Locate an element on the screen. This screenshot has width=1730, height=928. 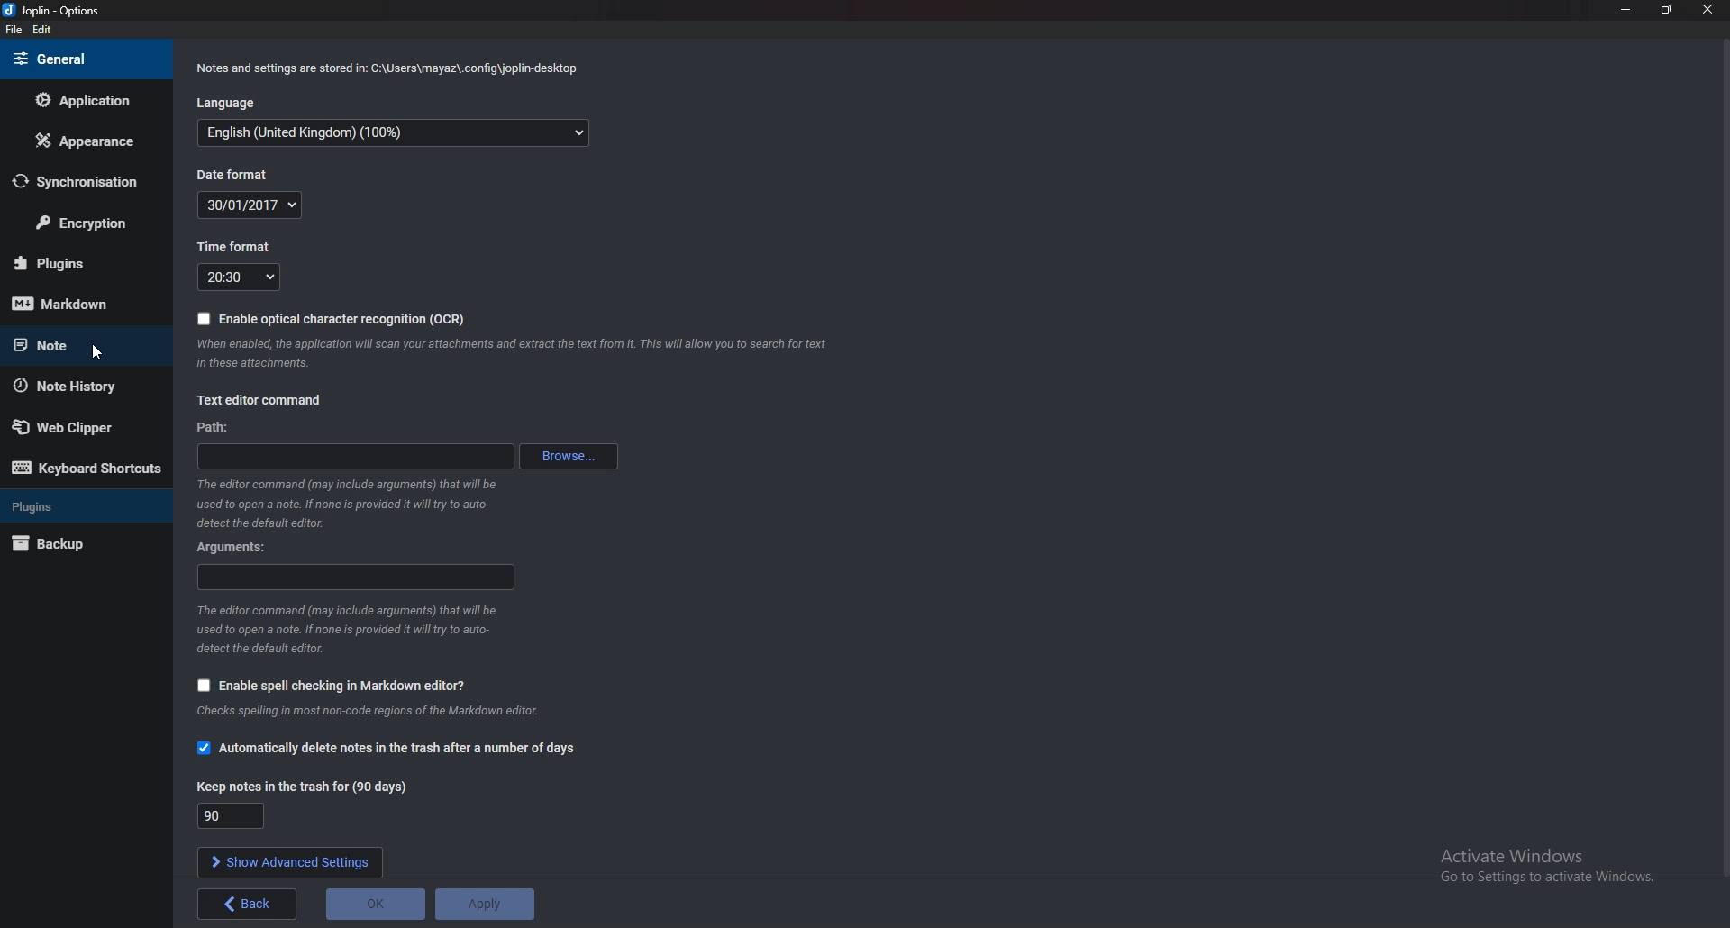
resize is located at coordinates (1667, 9).